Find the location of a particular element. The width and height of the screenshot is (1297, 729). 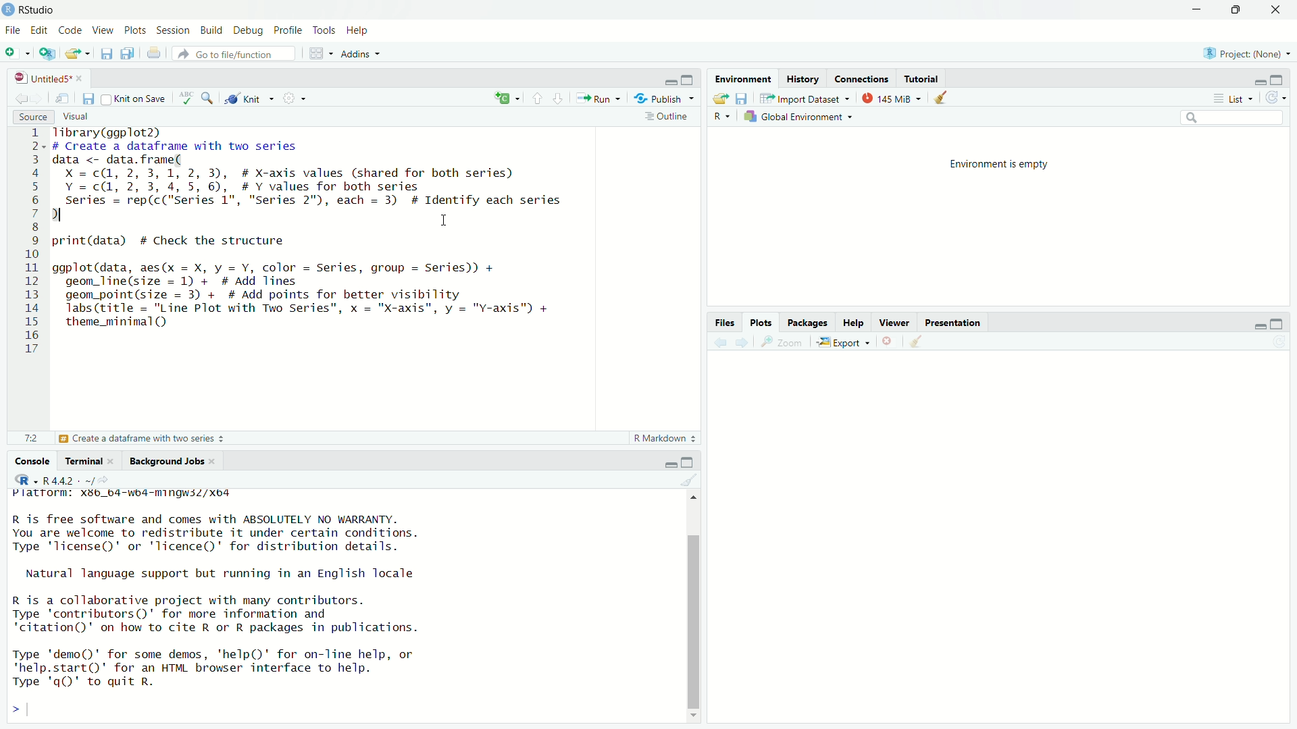

Refresh the list of object in the Environment is located at coordinates (1276, 99).